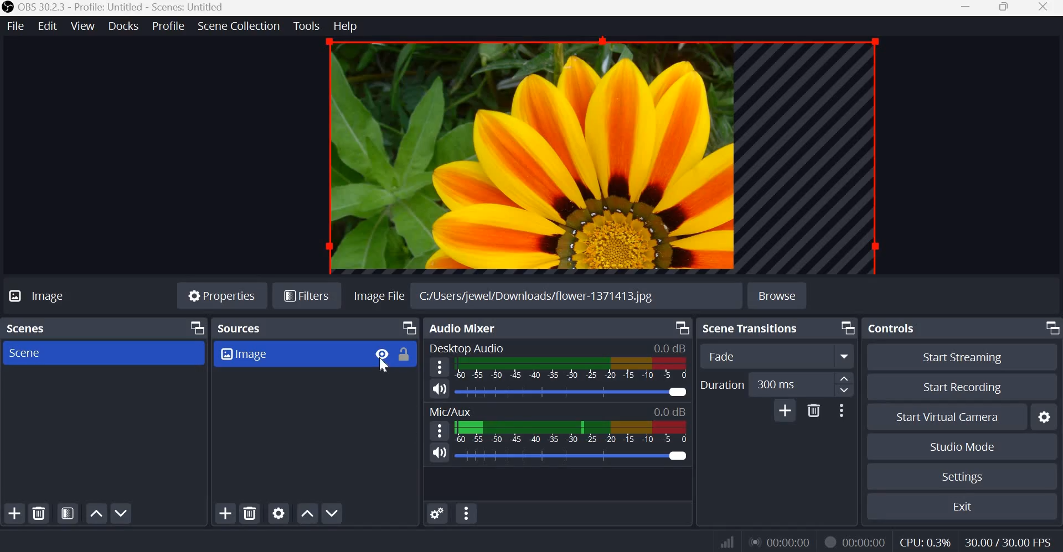  Describe the element at coordinates (1044, 416) in the screenshot. I see `configure virtual camera` at that location.